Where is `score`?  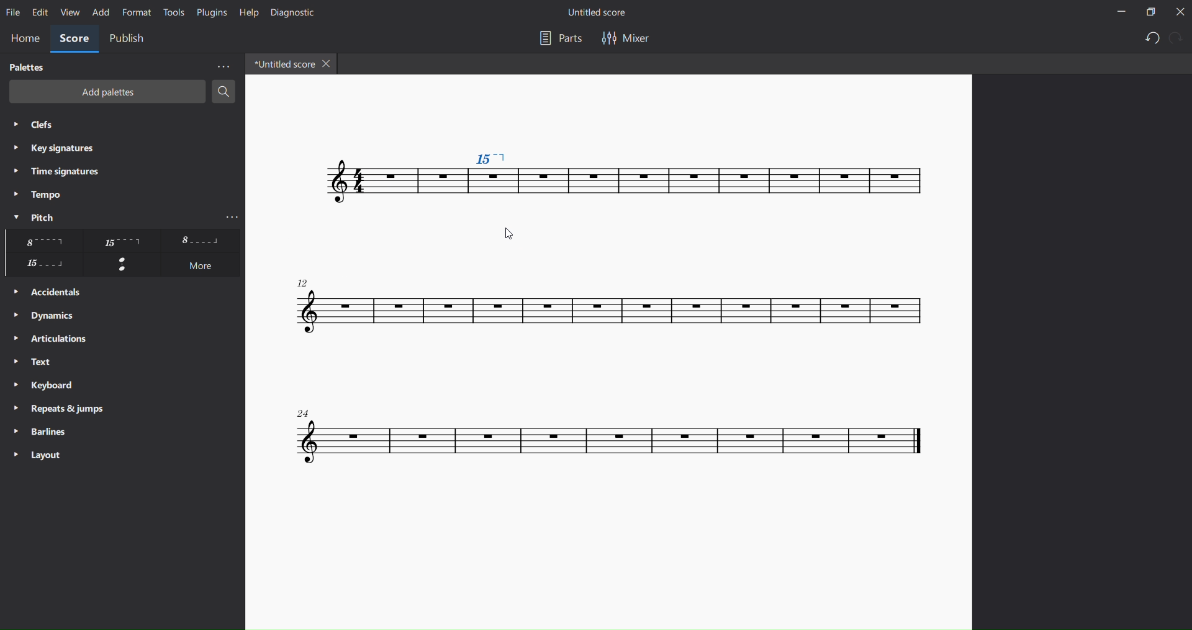
score is located at coordinates (837, 182).